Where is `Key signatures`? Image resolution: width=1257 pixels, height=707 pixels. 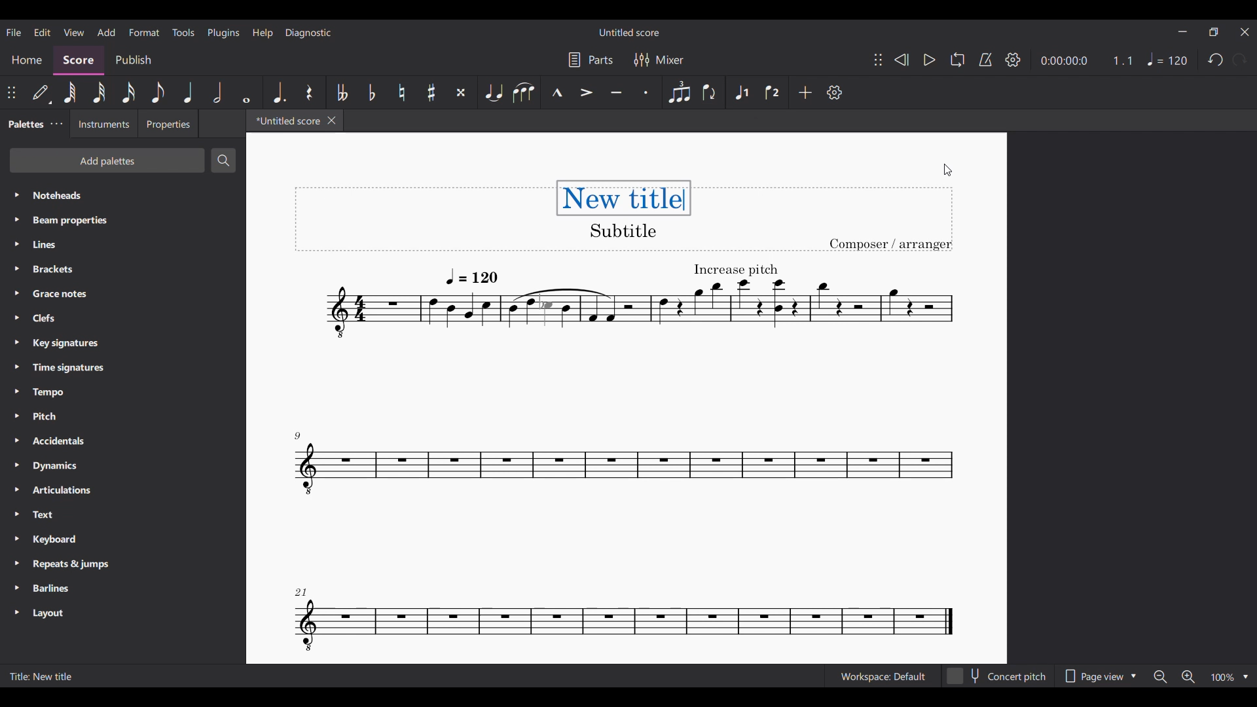
Key signatures is located at coordinates (124, 343).